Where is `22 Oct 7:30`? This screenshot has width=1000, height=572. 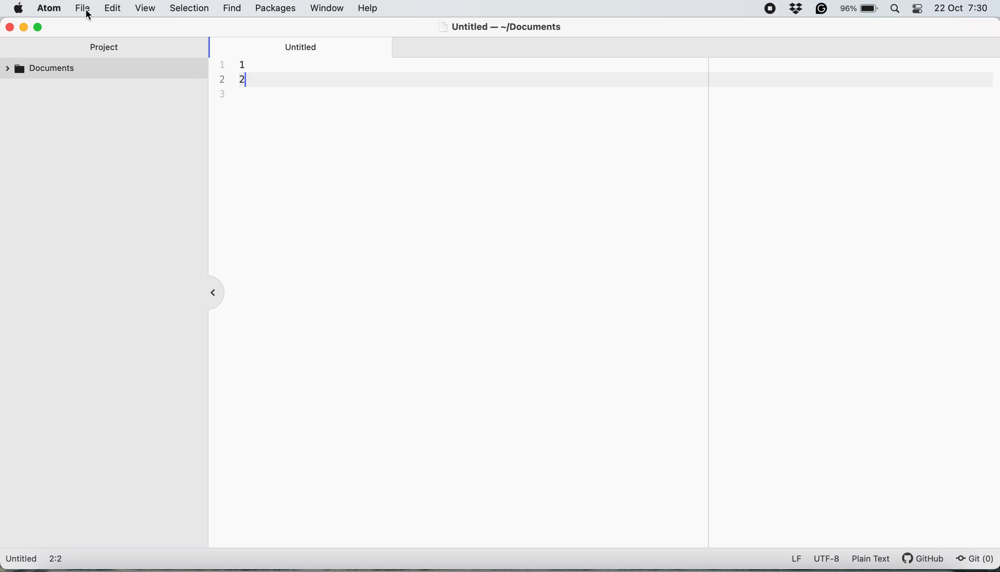
22 Oct 7:30 is located at coordinates (962, 8).